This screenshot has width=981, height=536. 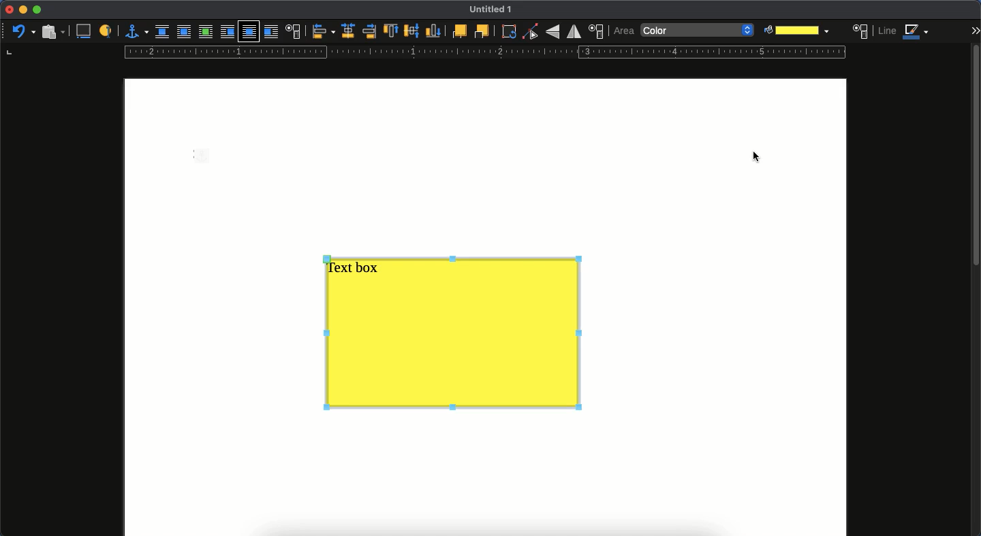 I want to click on align objects, so click(x=323, y=32).